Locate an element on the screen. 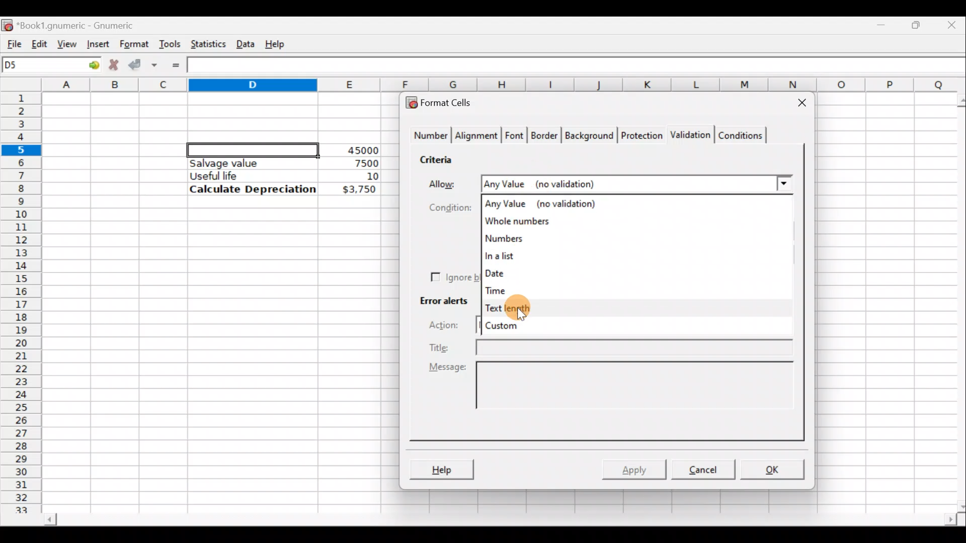 This screenshot has width=966, height=543. Columns is located at coordinates (505, 85).